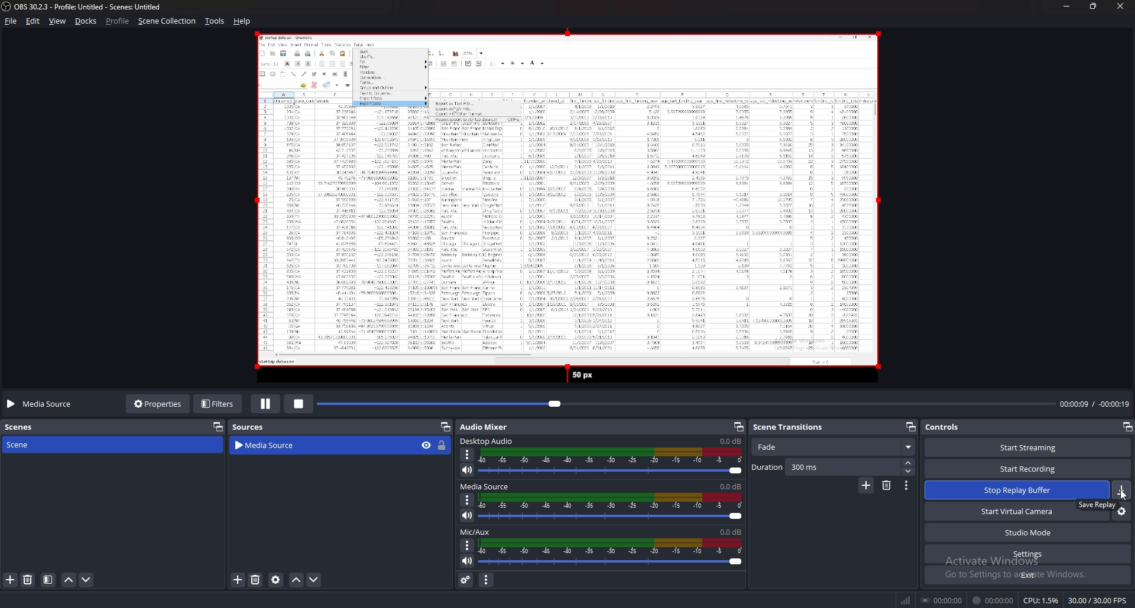  What do you see at coordinates (1120, 6) in the screenshot?
I see `close` at bounding box center [1120, 6].